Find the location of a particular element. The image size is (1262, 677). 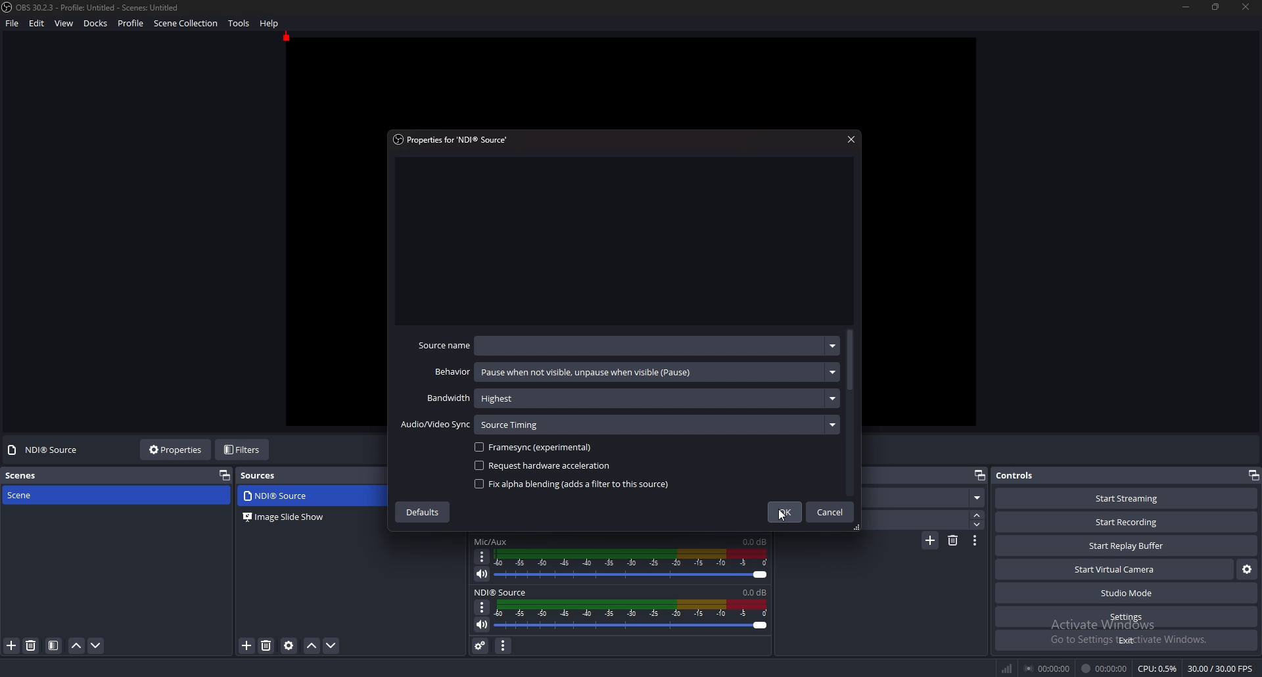

bandwidth is located at coordinates (632, 398).